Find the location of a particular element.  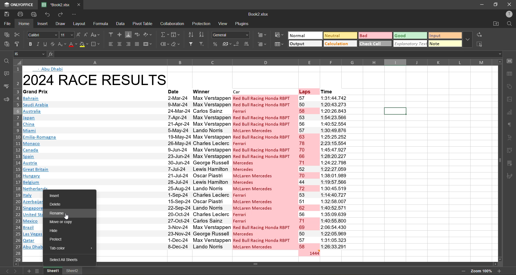

decrement size is located at coordinates (87, 36).